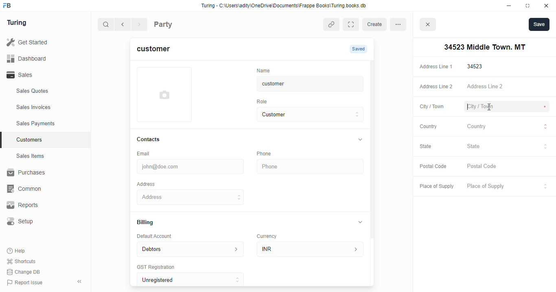  What do you see at coordinates (269, 153) in the screenshot?
I see `Phone` at bounding box center [269, 153].